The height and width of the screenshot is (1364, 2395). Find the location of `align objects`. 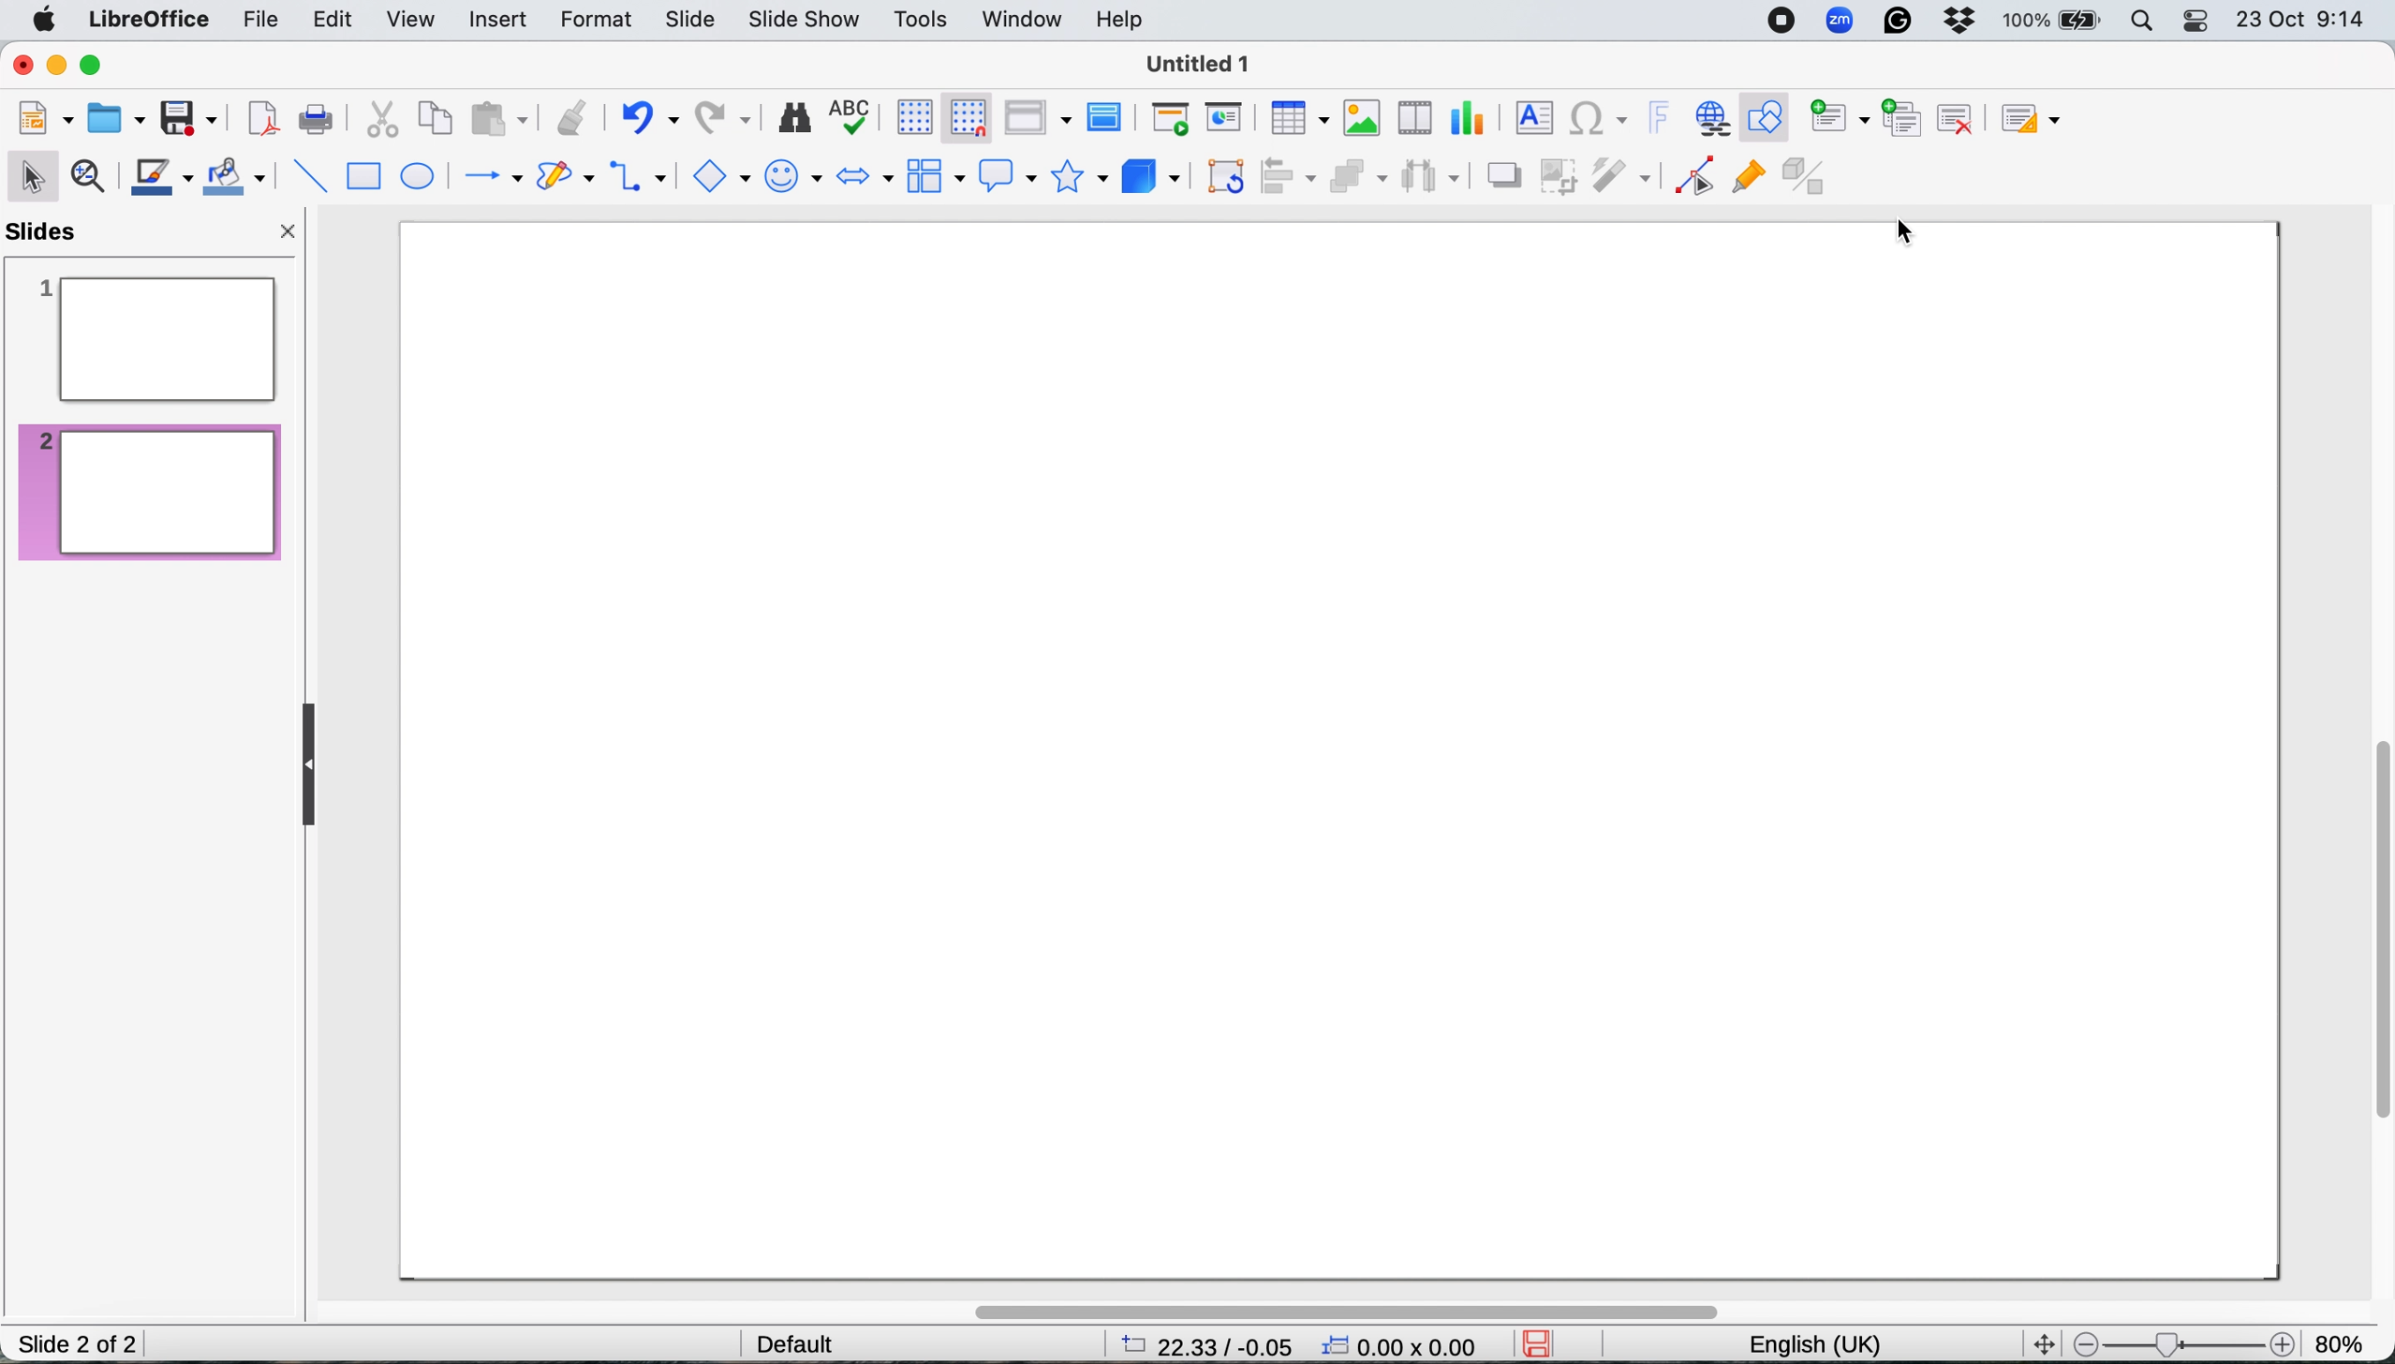

align objects is located at coordinates (1290, 178).